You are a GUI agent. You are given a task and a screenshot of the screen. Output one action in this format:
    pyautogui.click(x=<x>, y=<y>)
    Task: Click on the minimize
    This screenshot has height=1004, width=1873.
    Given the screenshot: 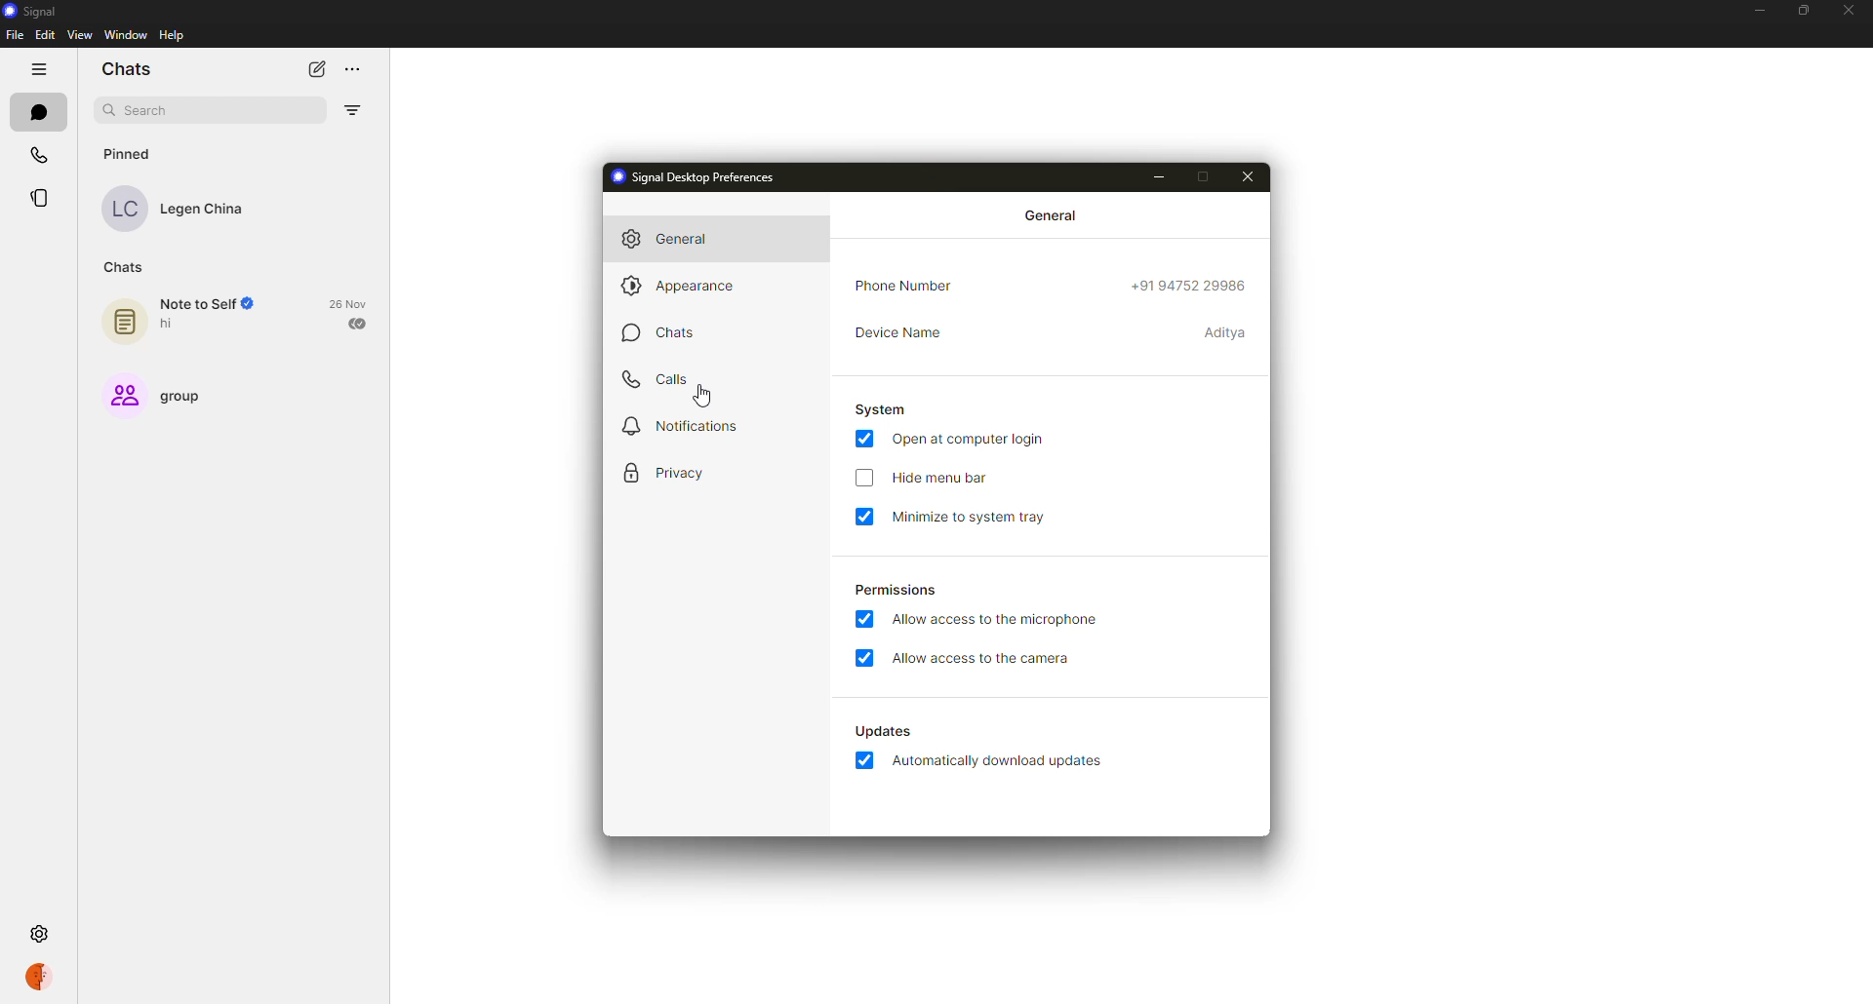 What is the action you would take?
    pyautogui.click(x=1160, y=179)
    